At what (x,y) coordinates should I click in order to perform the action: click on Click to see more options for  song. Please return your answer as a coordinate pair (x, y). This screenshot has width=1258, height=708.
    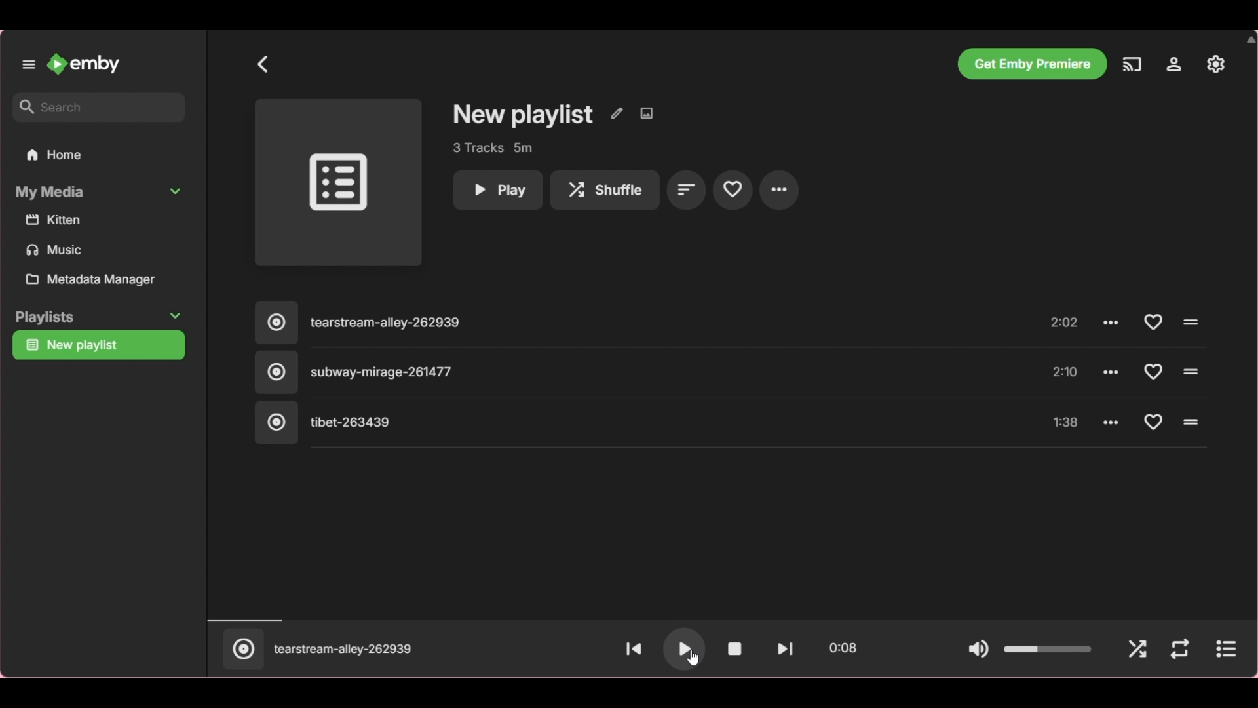
    Looking at the image, I should click on (1113, 370).